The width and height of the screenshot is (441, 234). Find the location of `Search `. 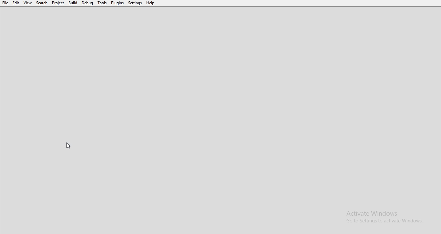

Search  is located at coordinates (42, 3).